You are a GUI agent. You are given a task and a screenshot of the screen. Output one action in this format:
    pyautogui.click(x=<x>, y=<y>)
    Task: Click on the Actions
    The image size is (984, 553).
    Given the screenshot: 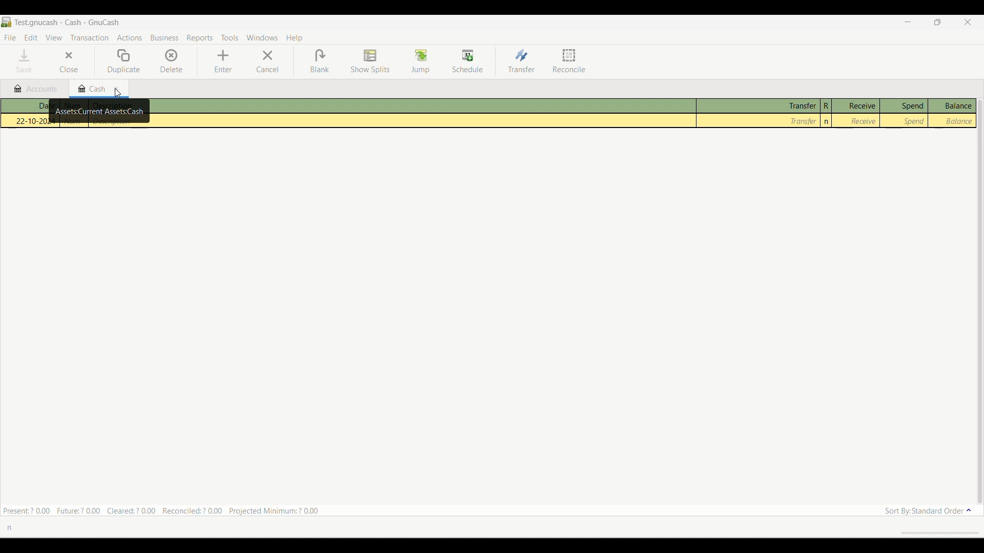 What is the action you would take?
    pyautogui.click(x=129, y=37)
    